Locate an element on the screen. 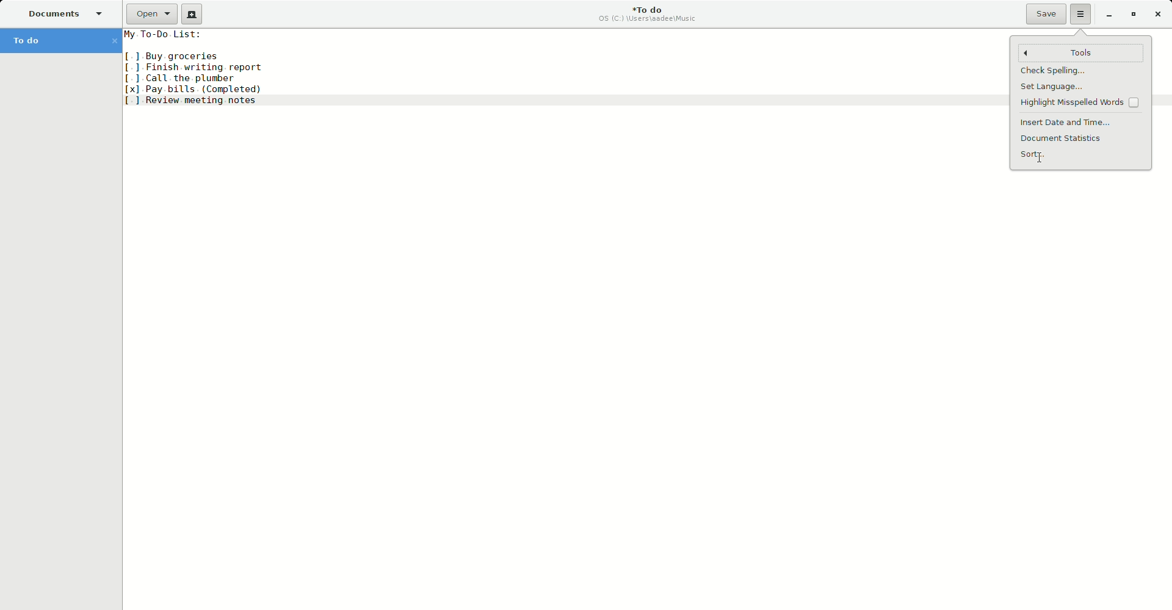 The width and height of the screenshot is (1172, 610). Insert date and time is located at coordinates (1073, 121).